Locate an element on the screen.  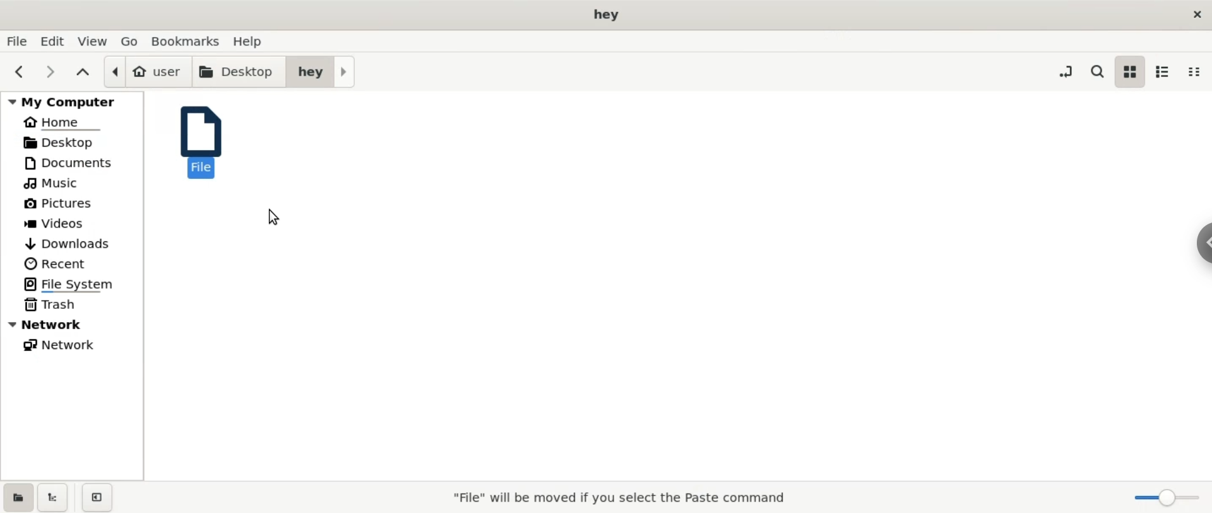
toggle location entry is located at coordinates (1066, 73).